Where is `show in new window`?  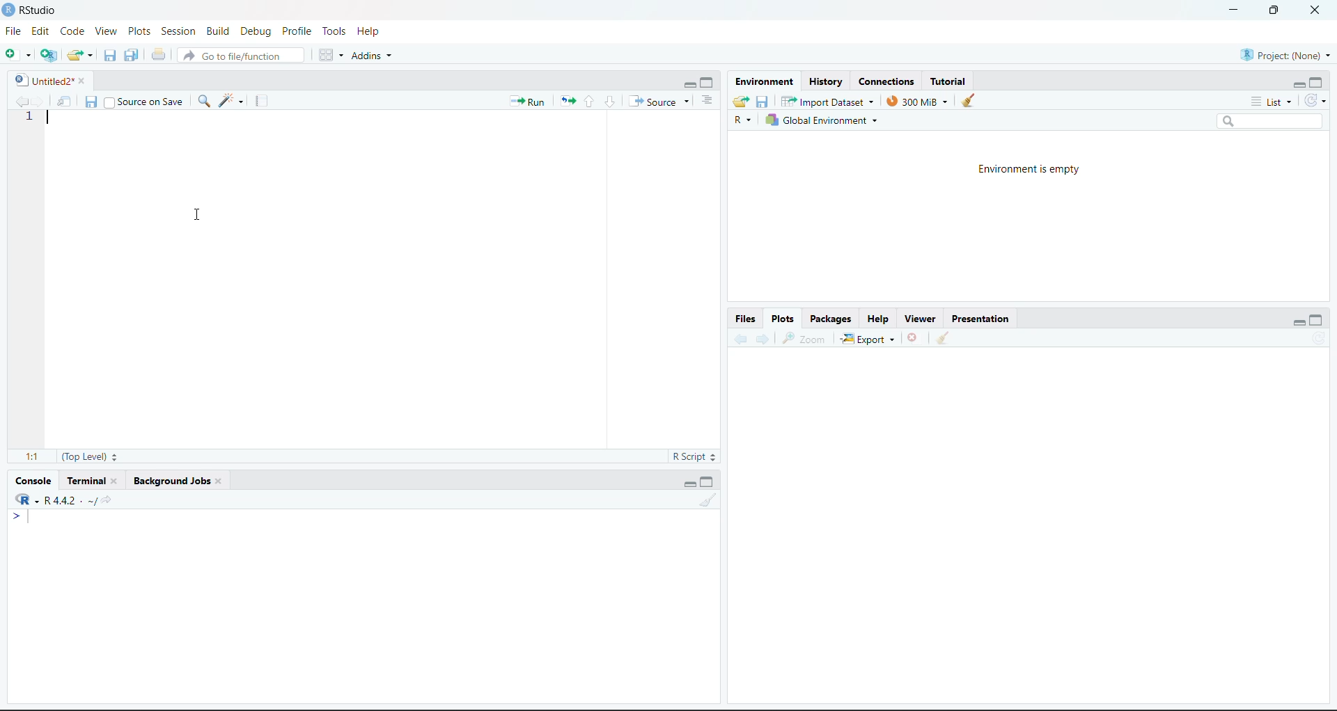
show in new window is located at coordinates (66, 100).